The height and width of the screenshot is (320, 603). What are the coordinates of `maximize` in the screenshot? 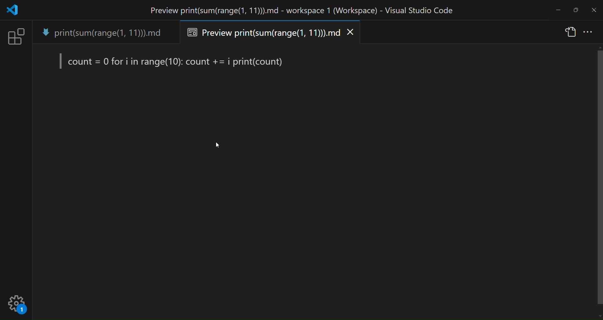 It's located at (574, 10).